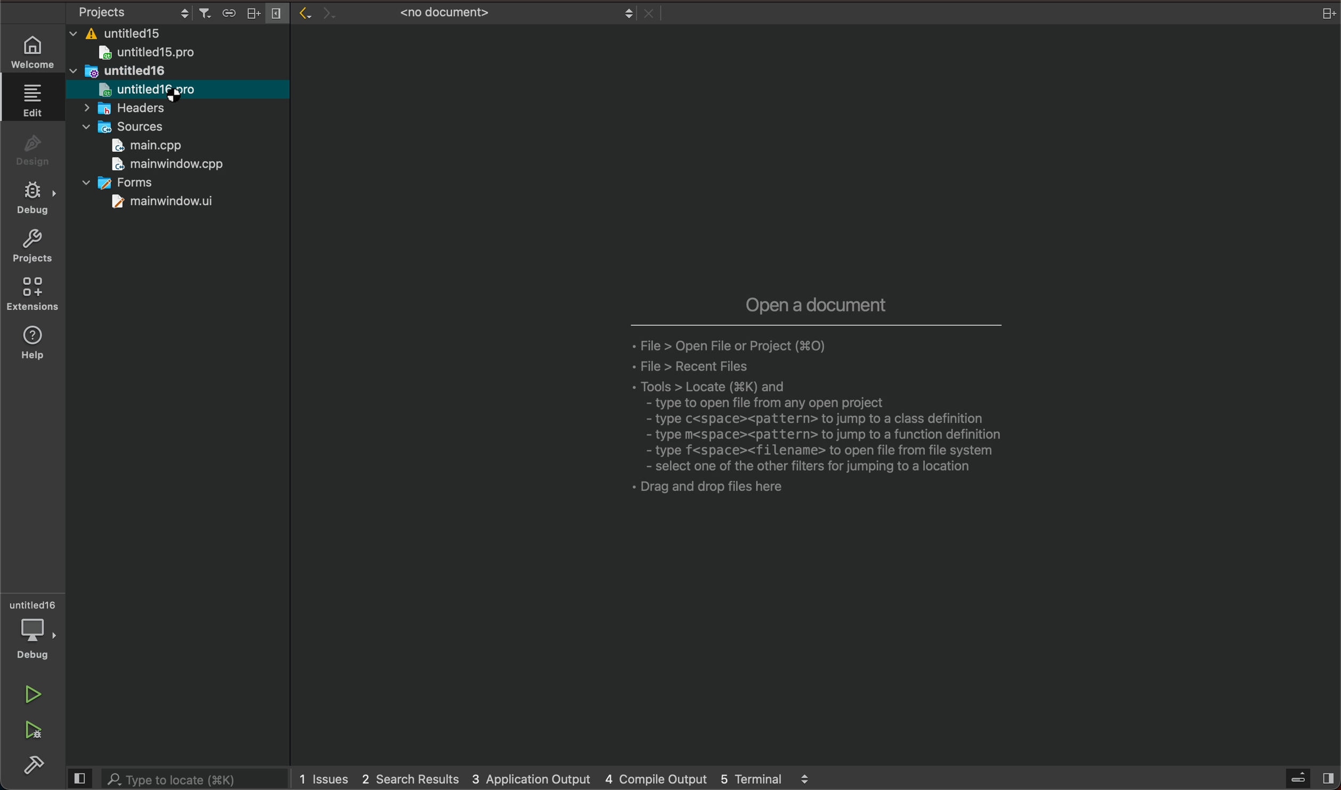 The height and width of the screenshot is (790, 1341). I want to click on mainwindow.cpp, so click(166, 166).